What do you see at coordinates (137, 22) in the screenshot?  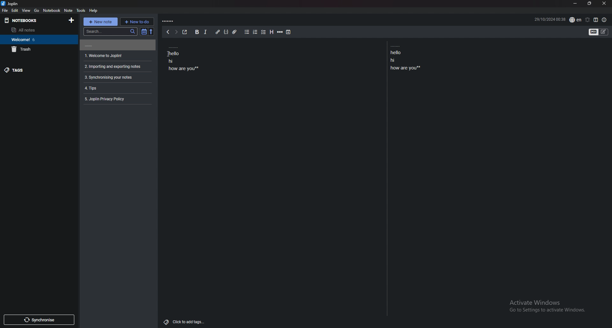 I see `new to do` at bounding box center [137, 22].